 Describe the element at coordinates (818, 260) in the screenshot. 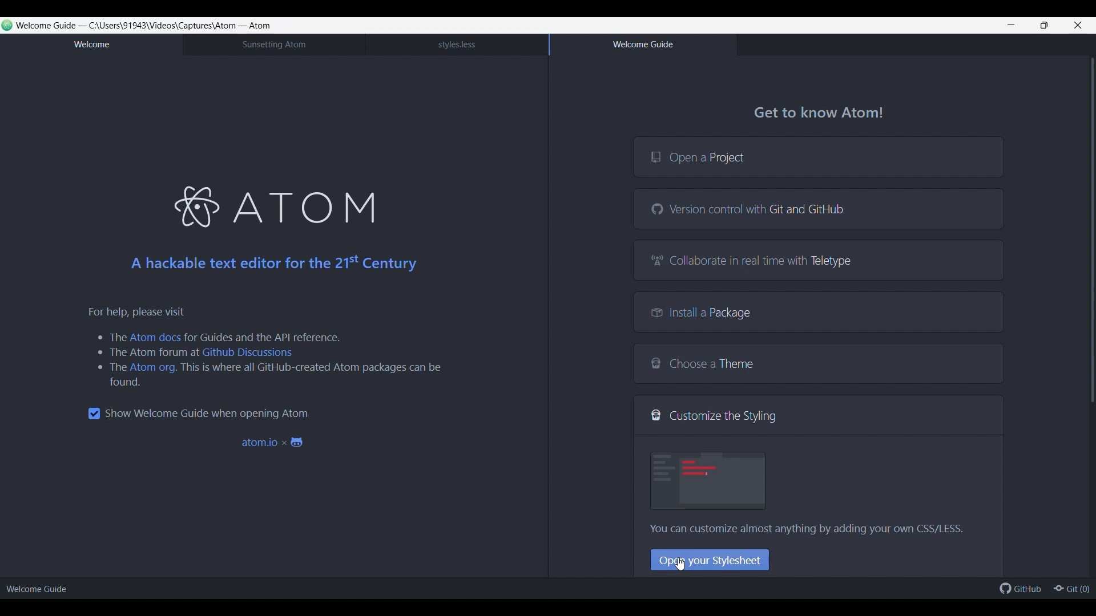

I see `Collaborate in real time with Teletype` at that location.